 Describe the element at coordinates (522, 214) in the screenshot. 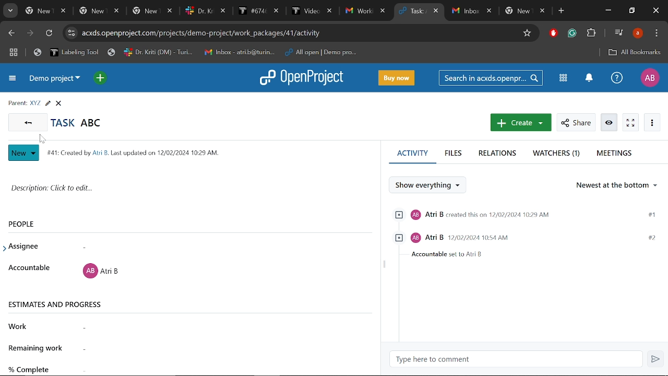

I see `Atri B created this` at that location.